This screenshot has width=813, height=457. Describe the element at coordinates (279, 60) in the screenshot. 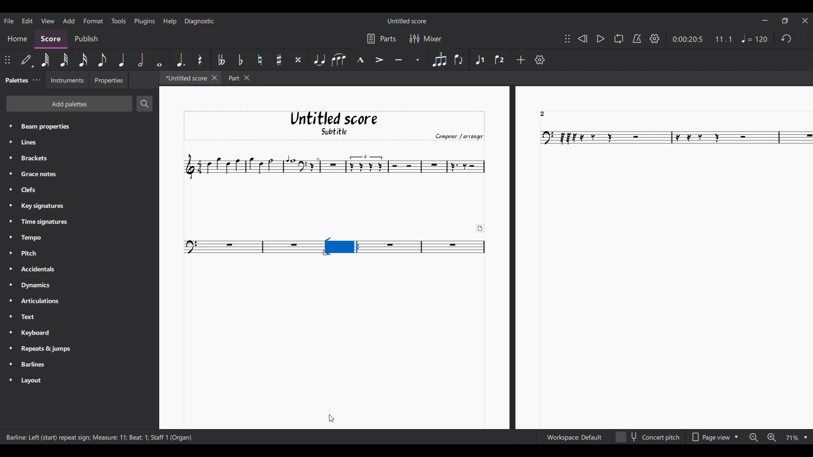

I see `Toggle sharp` at that location.